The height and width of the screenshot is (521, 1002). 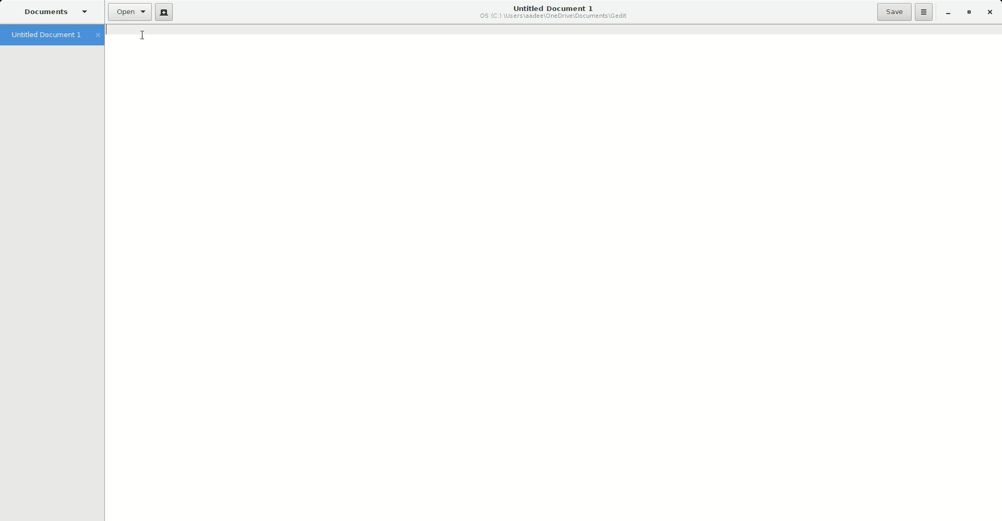 I want to click on Restore, so click(x=969, y=13).